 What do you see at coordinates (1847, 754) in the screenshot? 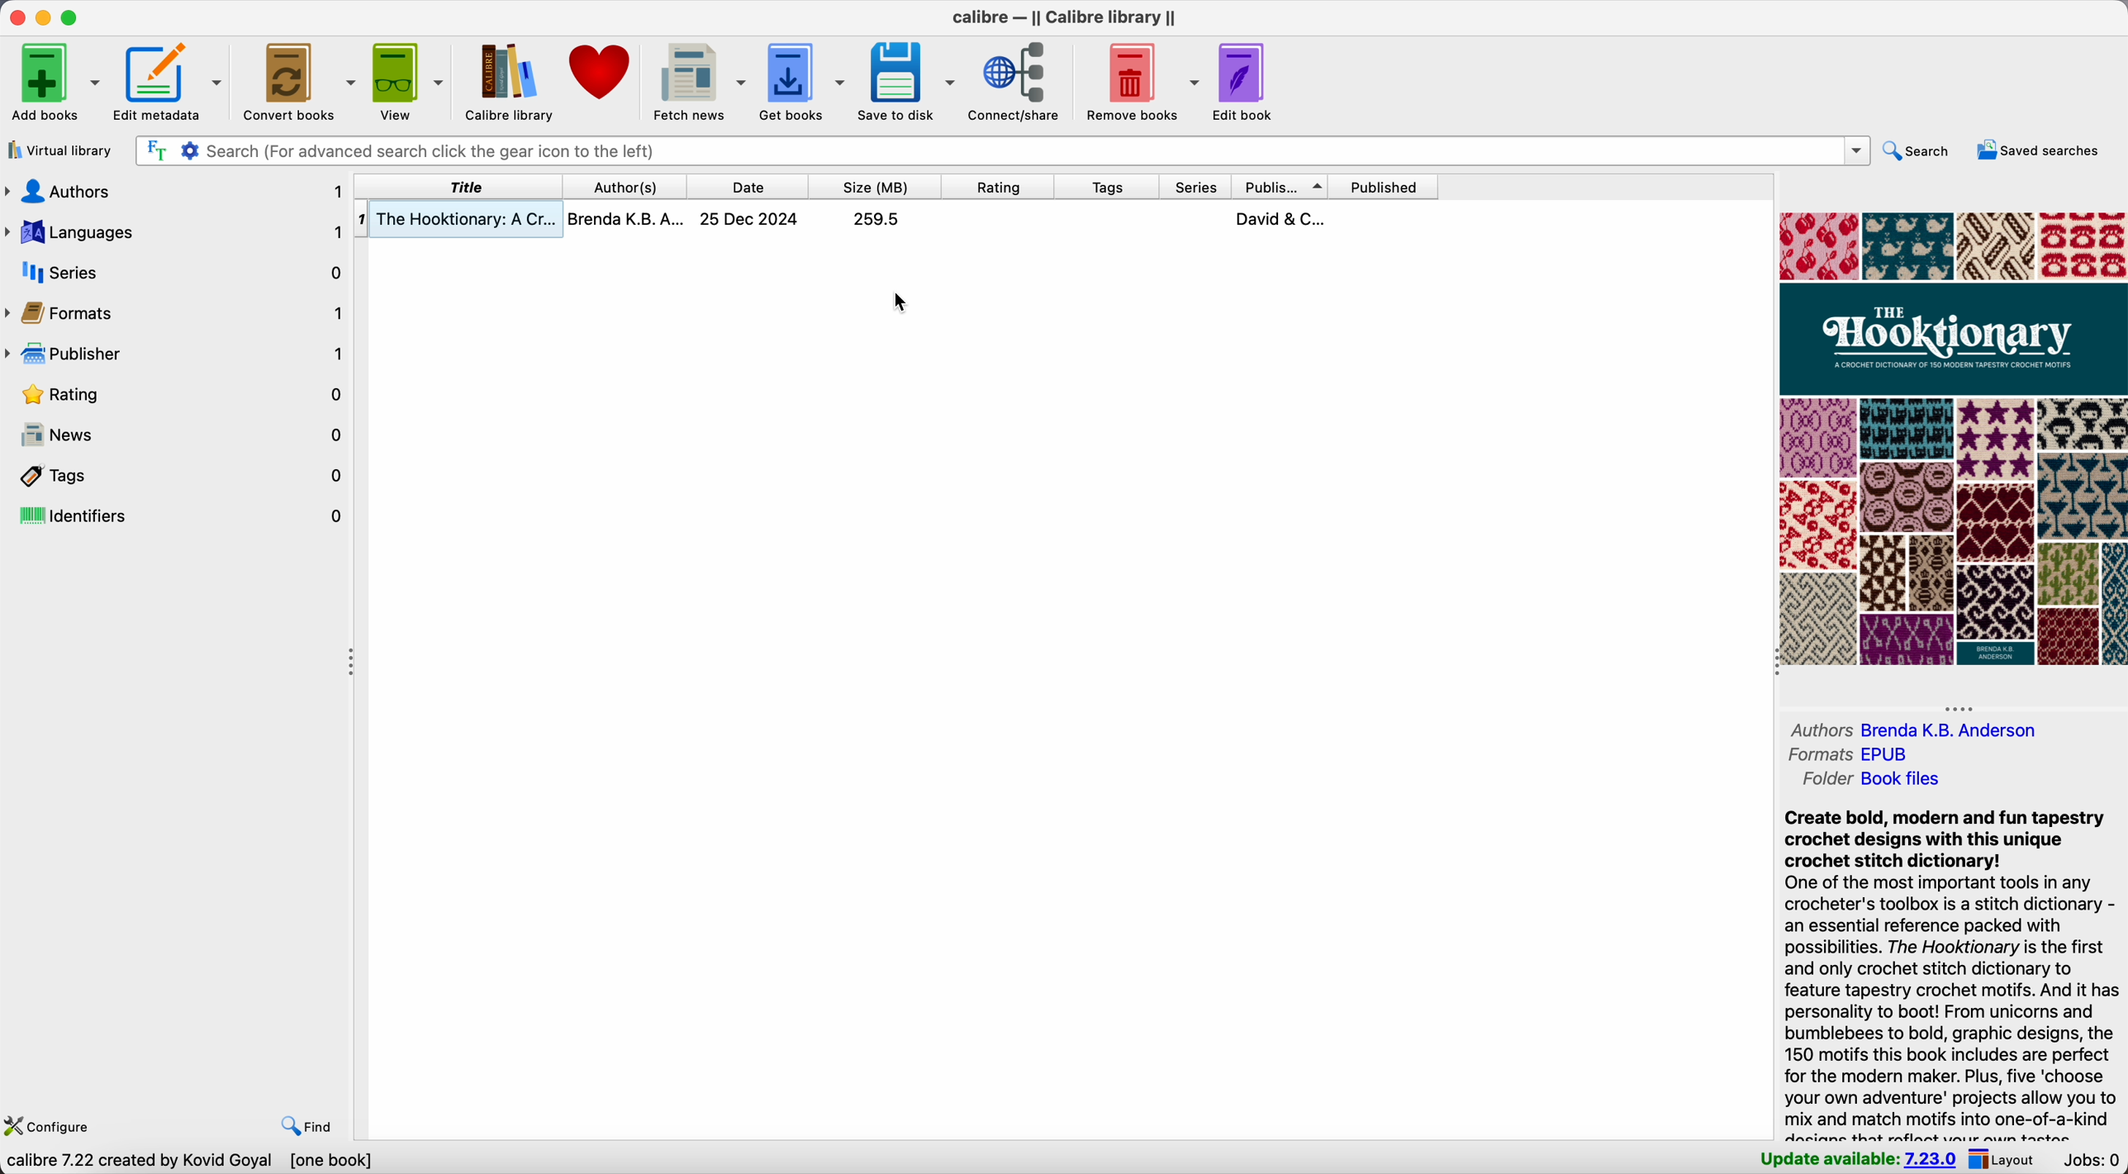
I see `formats EPUB` at bounding box center [1847, 754].